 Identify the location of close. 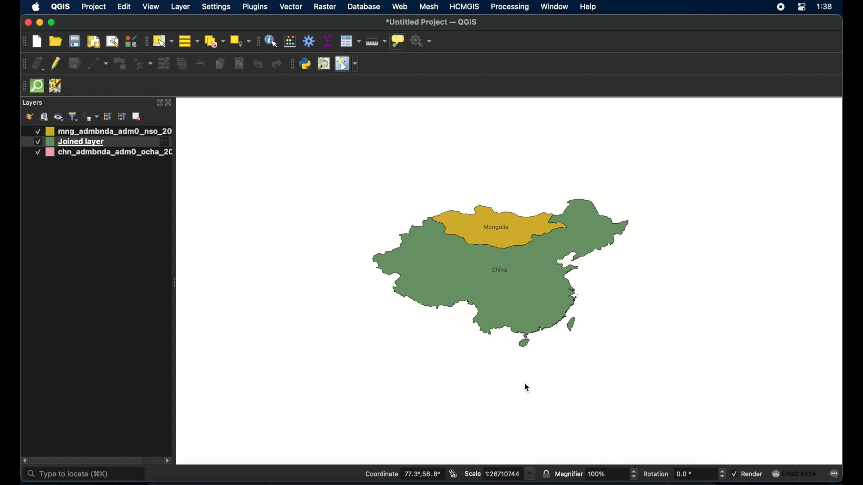
(28, 23).